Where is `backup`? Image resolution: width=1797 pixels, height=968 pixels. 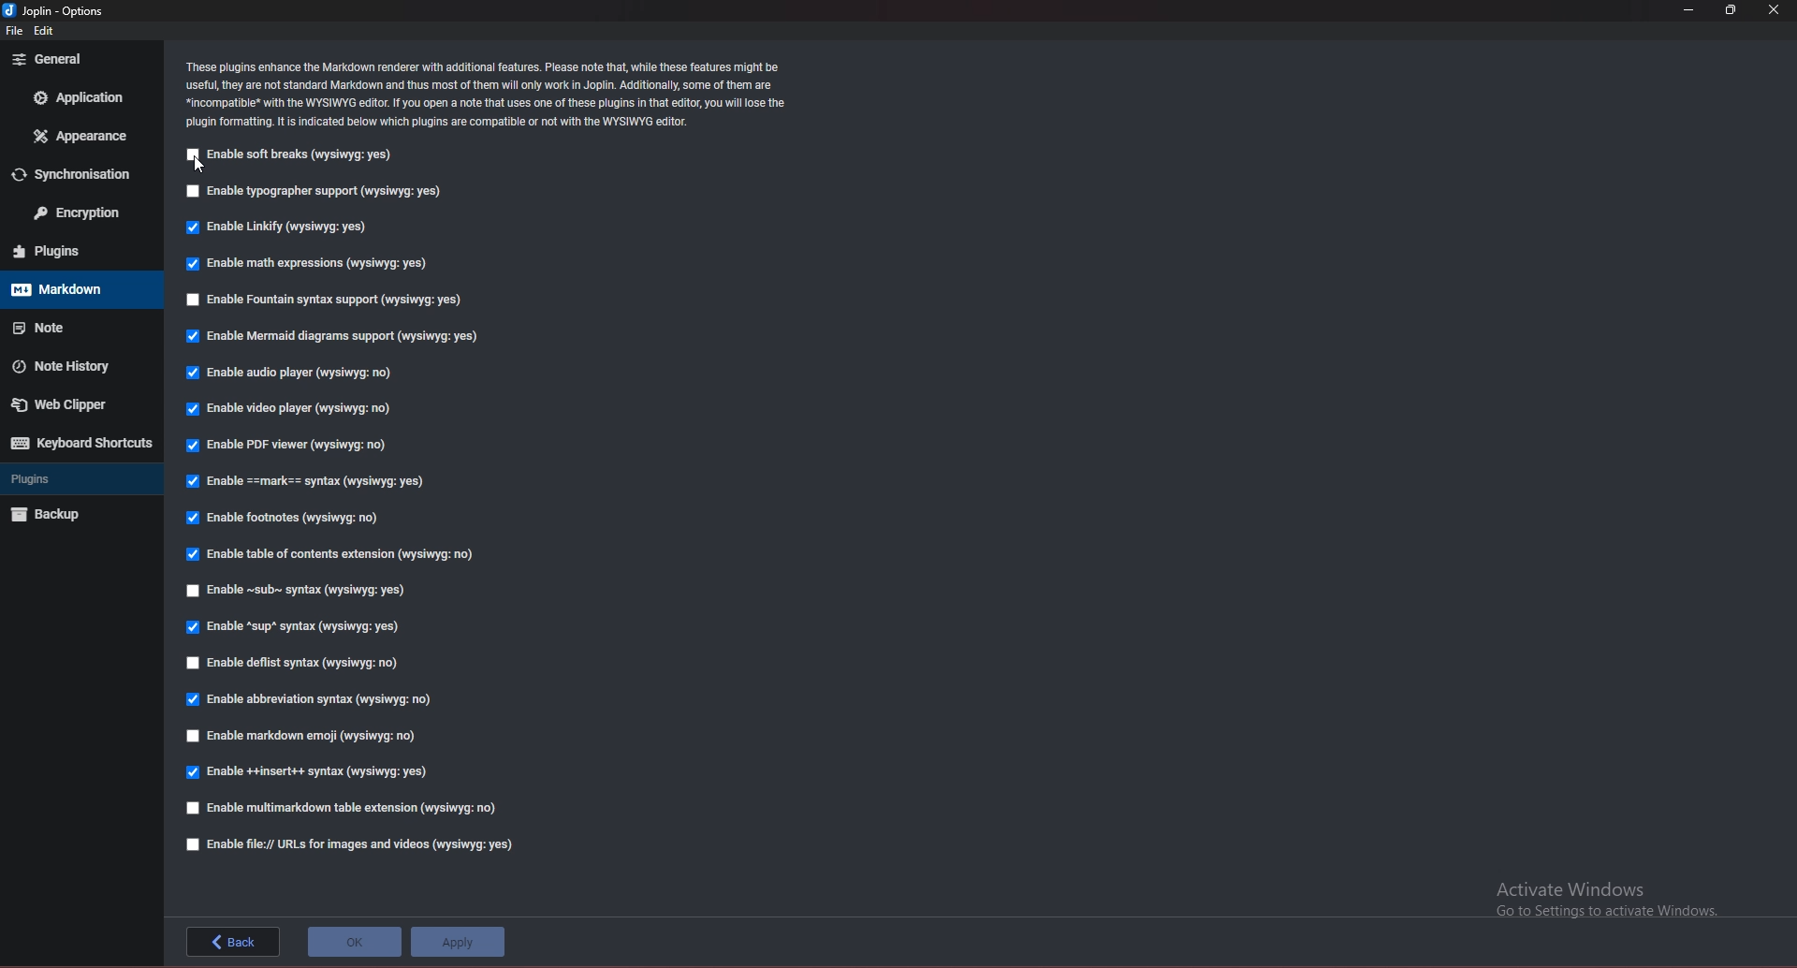
backup is located at coordinates (75, 515).